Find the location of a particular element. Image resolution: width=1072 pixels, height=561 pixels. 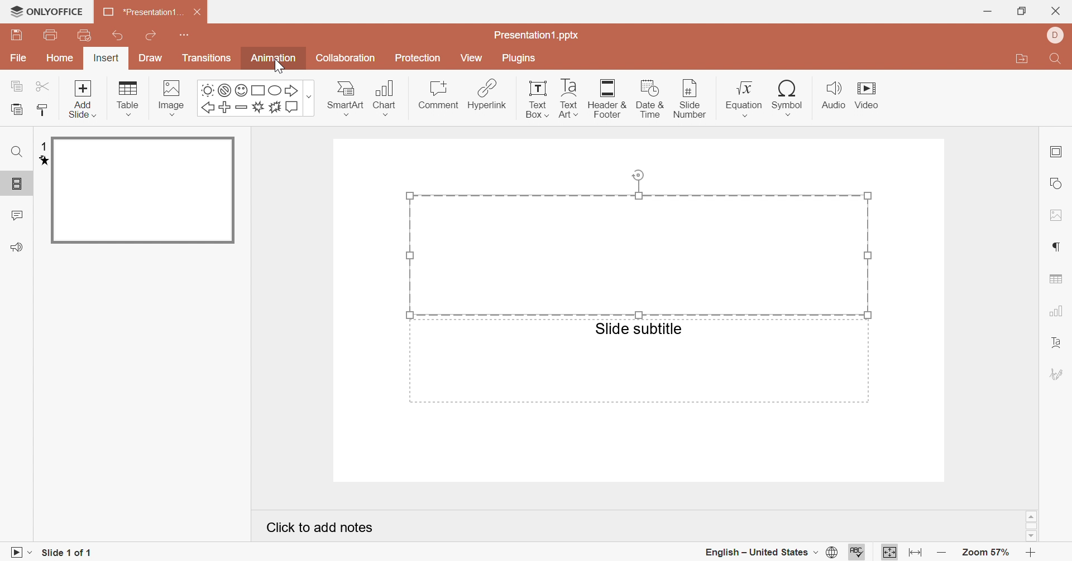

chart is located at coordinates (387, 98).